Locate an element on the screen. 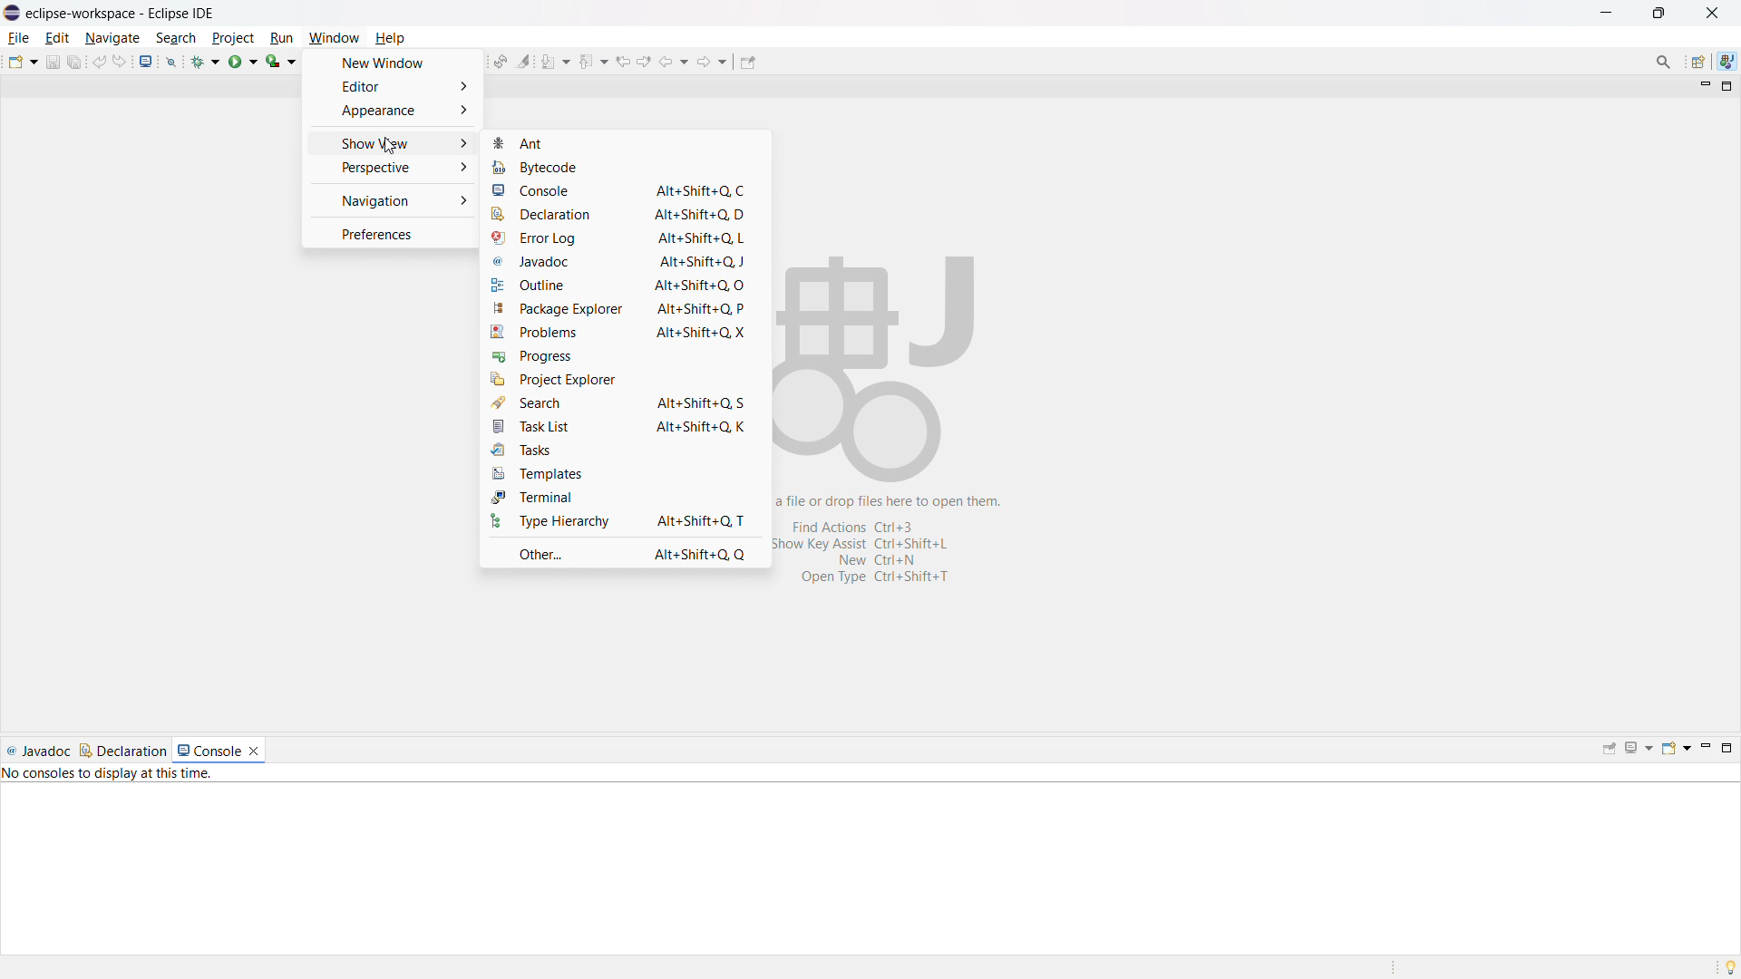 The width and height of the screenshot is (1741, 979). window is located at coordinates (334, 38).